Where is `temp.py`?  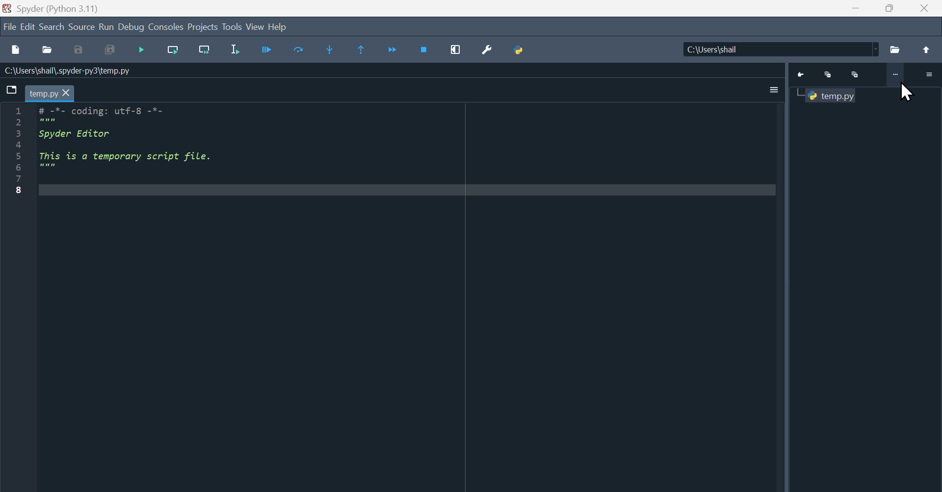
temp.py is located at coordinates (43, 94).